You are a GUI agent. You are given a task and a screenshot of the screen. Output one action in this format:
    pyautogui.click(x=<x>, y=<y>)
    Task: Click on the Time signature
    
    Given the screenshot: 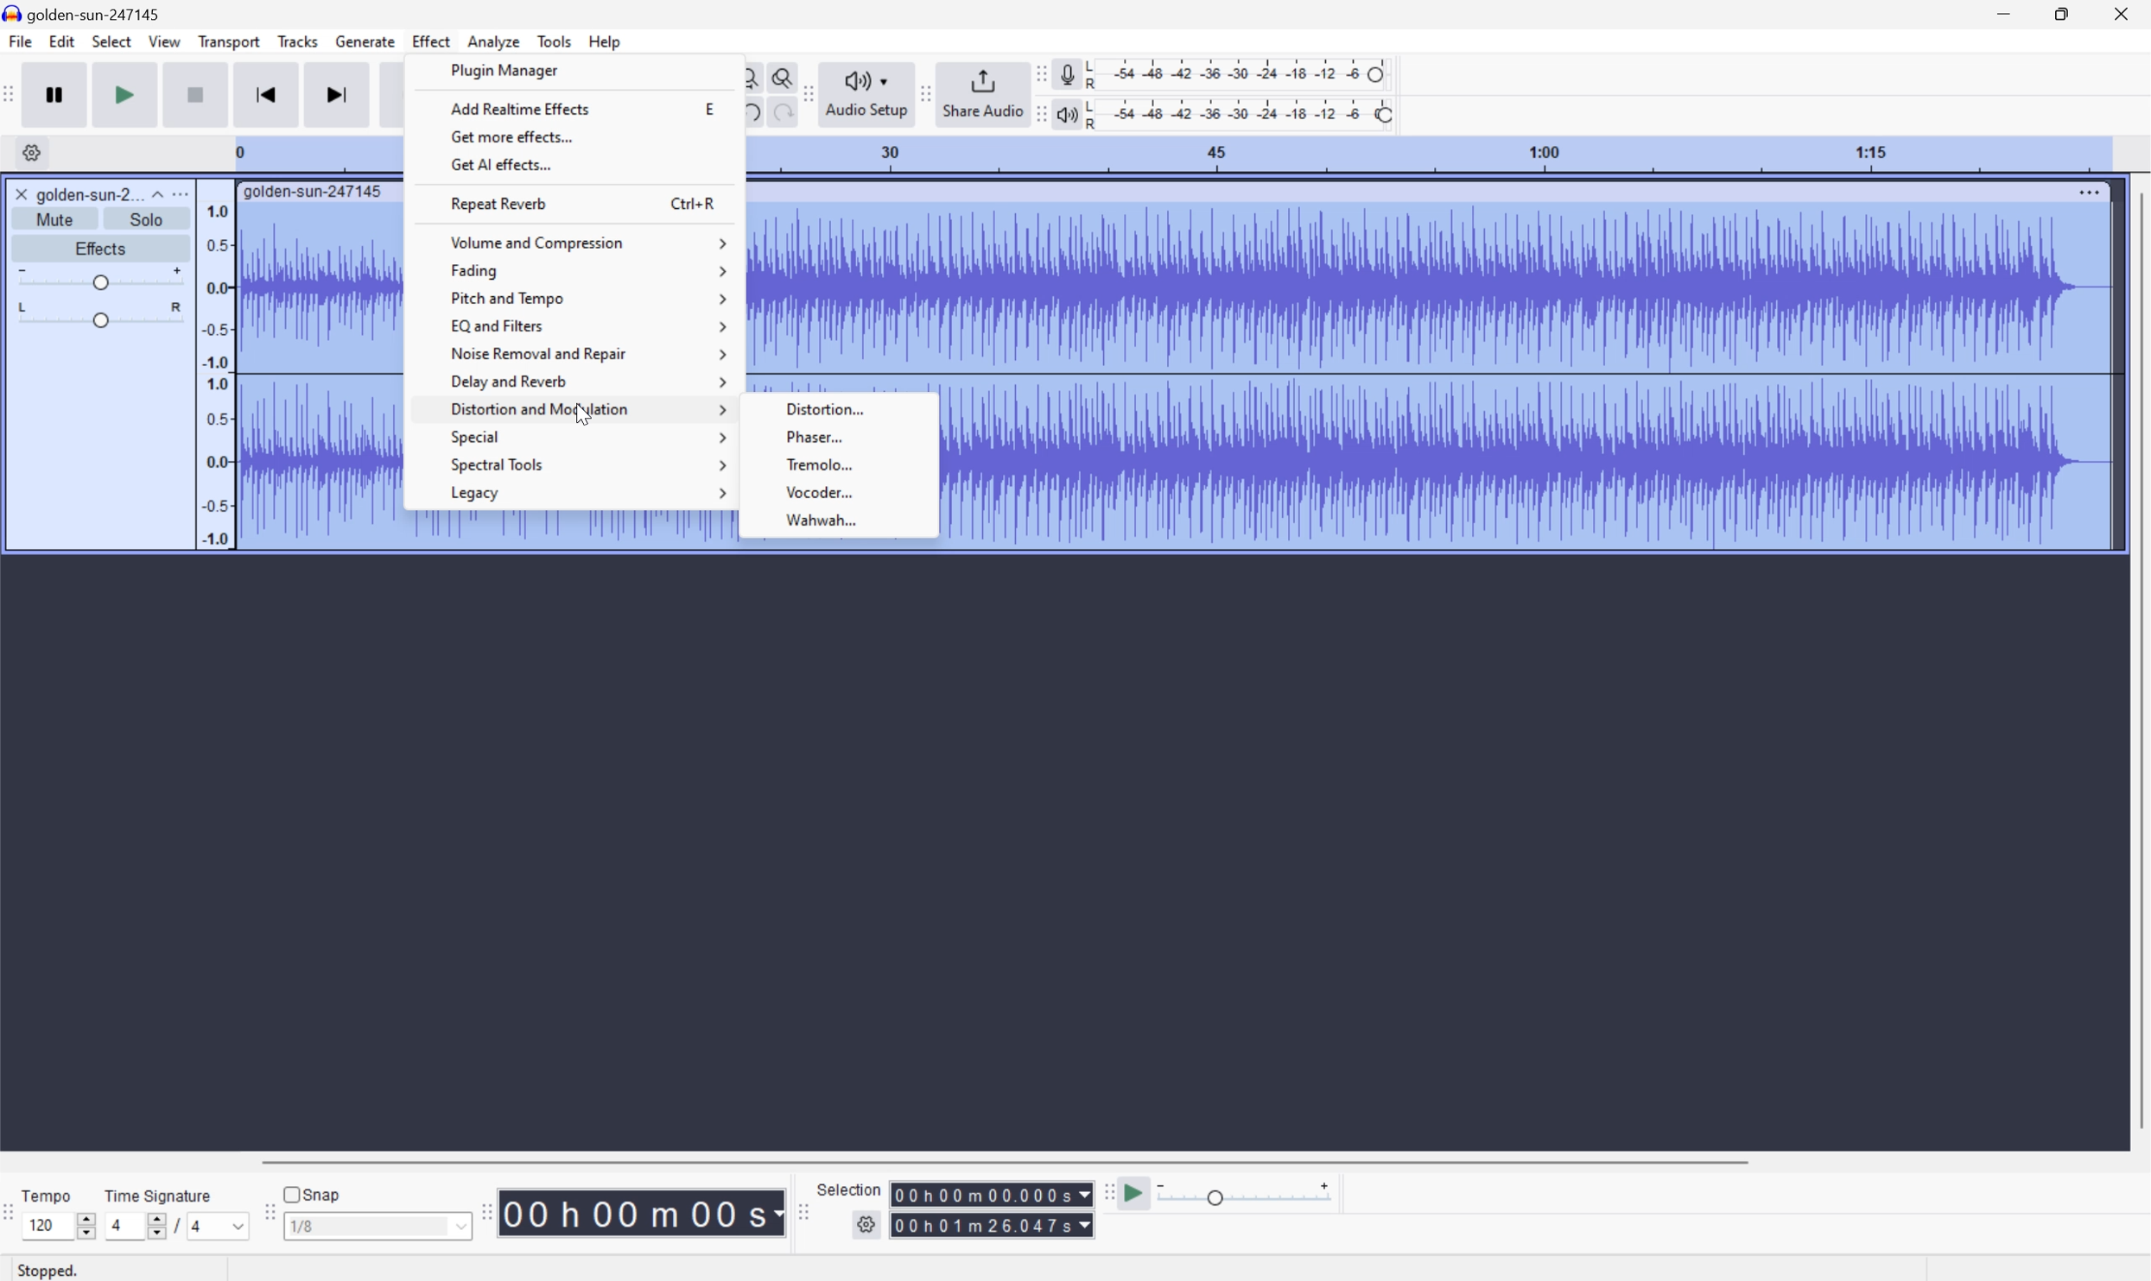 What is the action you would take?
    pyautogui.click(x=157, y=1194)
    